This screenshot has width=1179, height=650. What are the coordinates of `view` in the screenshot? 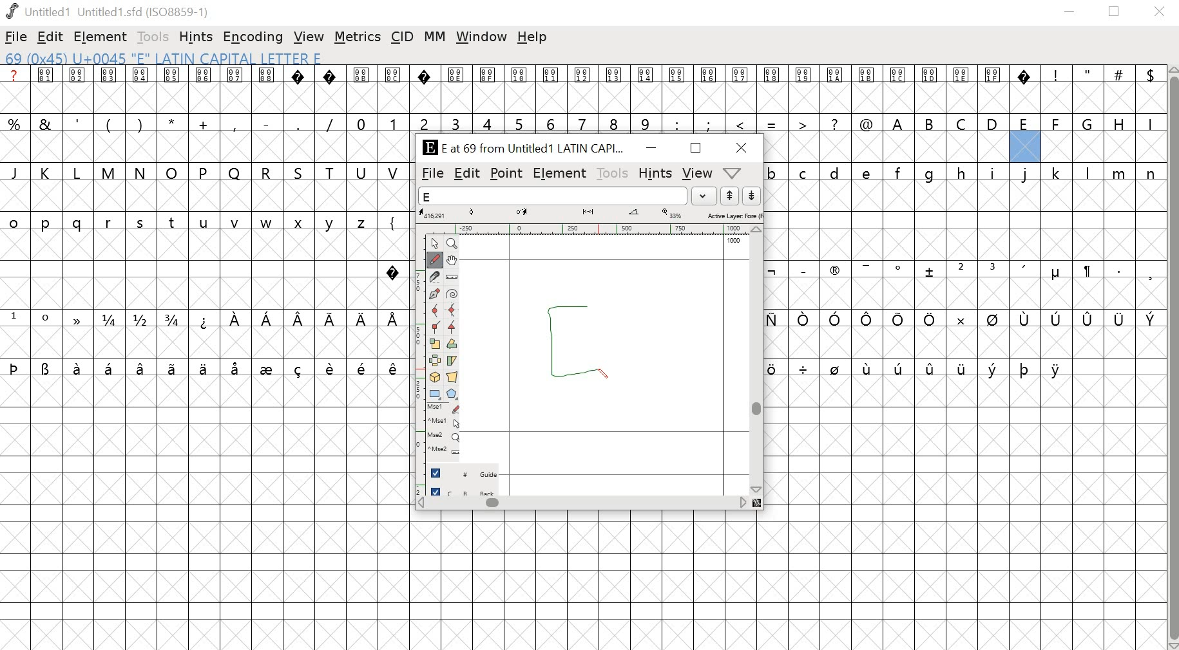 It's located at (309, 37).